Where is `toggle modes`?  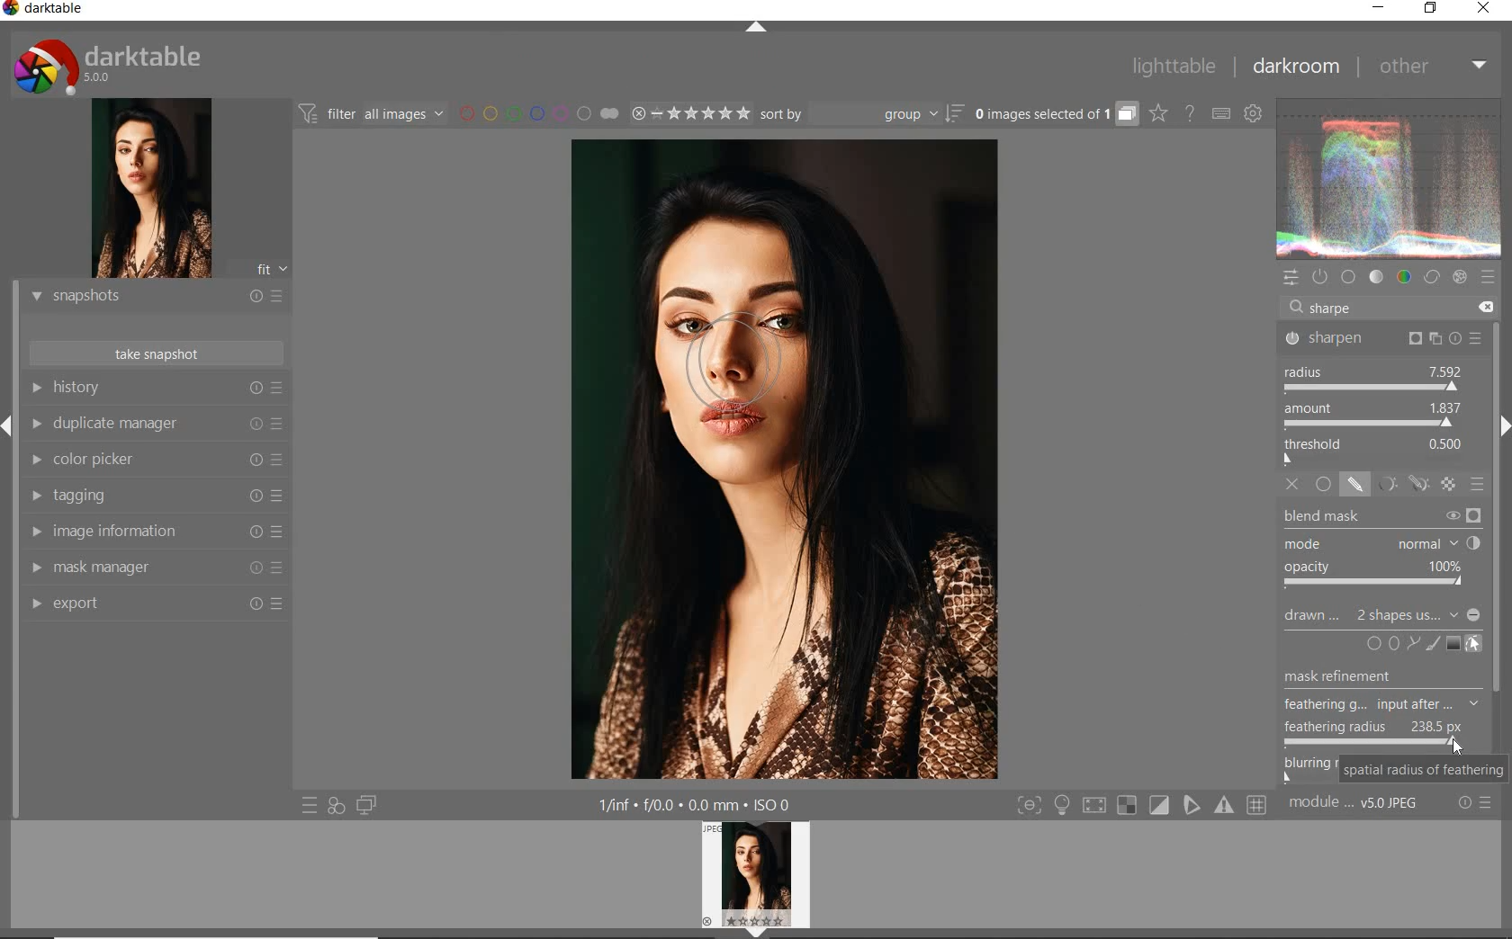 toggle modes is located at coordinates (1030, 806).